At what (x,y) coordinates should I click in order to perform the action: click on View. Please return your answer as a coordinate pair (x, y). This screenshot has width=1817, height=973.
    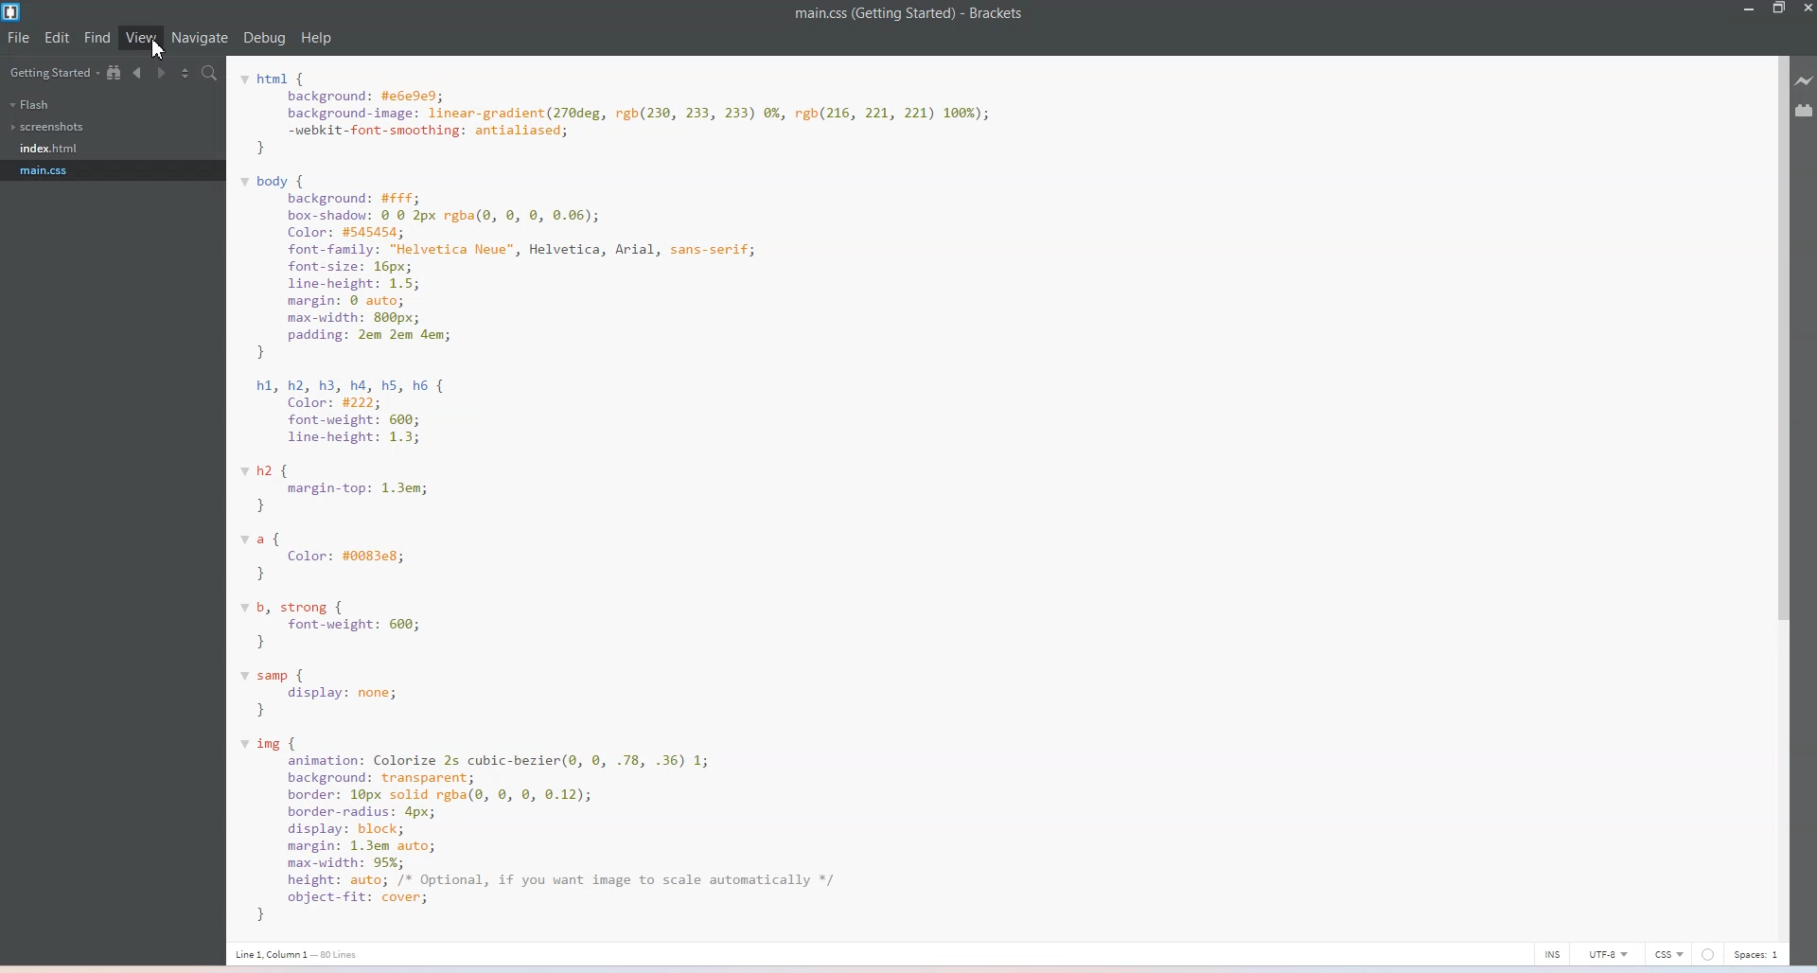
    Looking at the image, I should click on (141, 37).